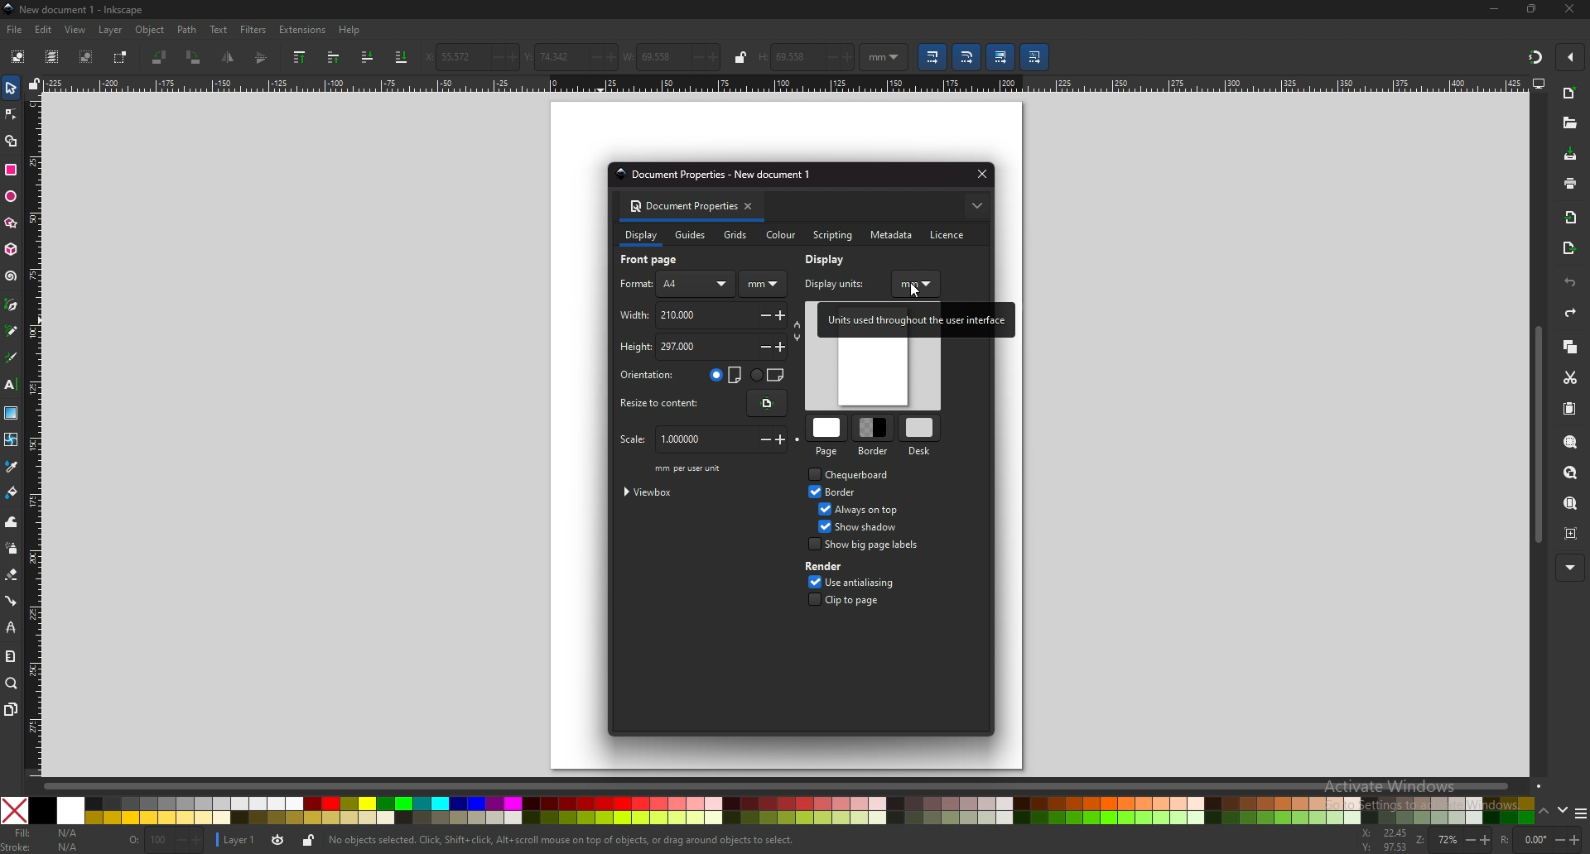 This screenshot has height=854, width=1590. Describe the element at coordinates (349, 31) in the screenshot. I see `help` at that location.